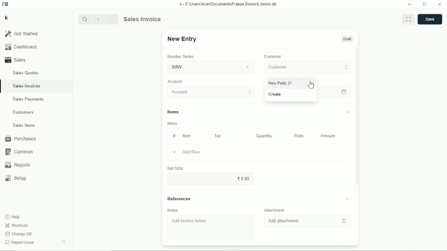 This screenshot has width=447, height=251. I want to click on Change DB, so click(18, 234).